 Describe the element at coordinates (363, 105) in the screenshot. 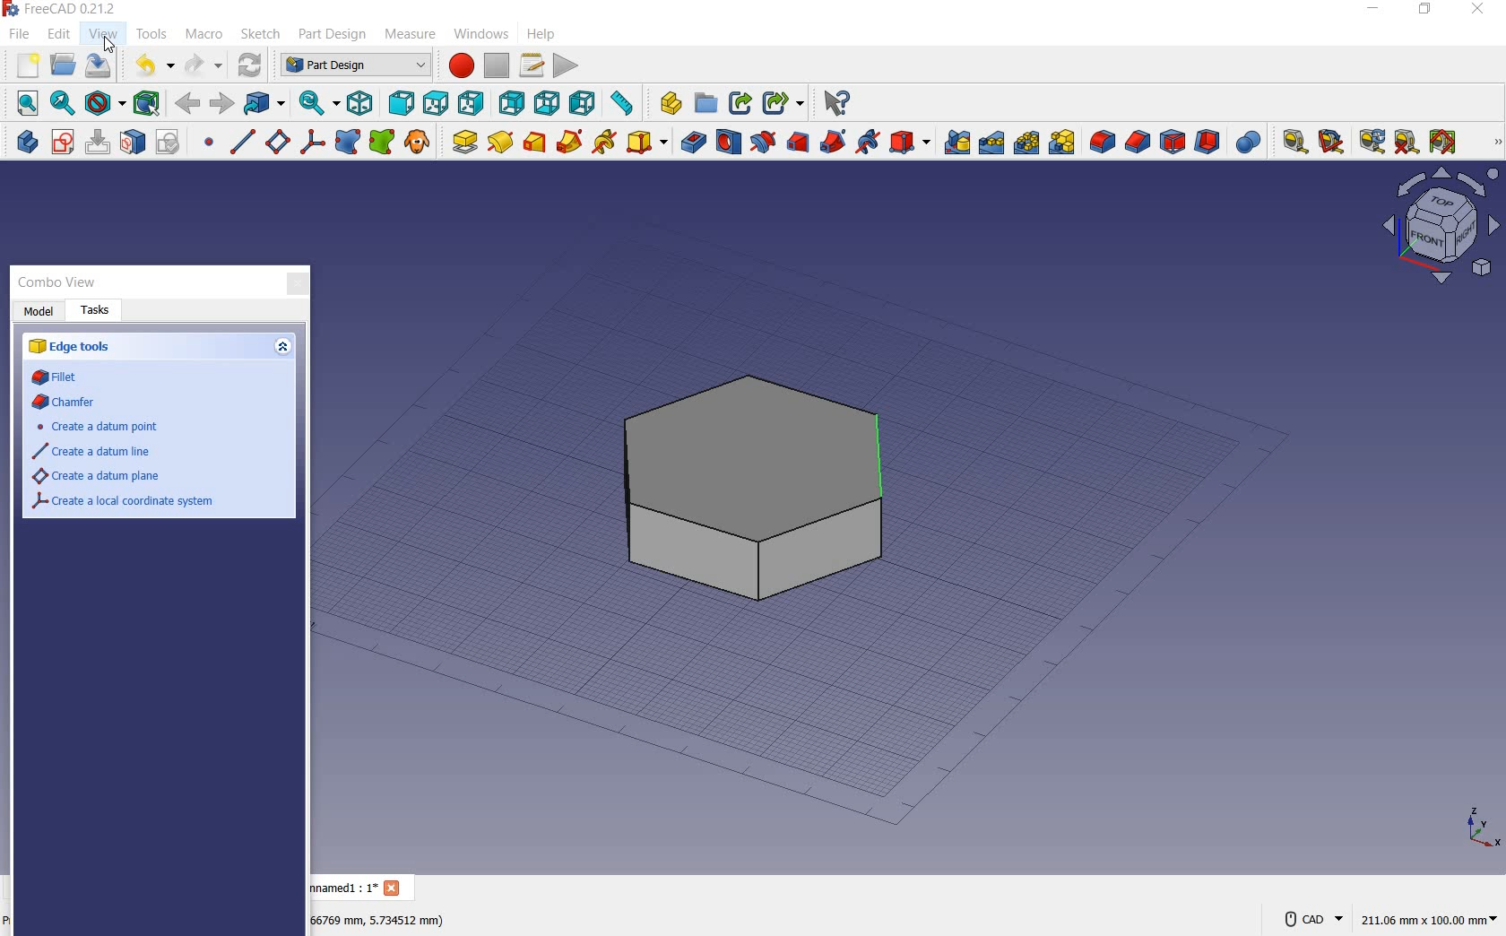

I see `isometric` at that location.